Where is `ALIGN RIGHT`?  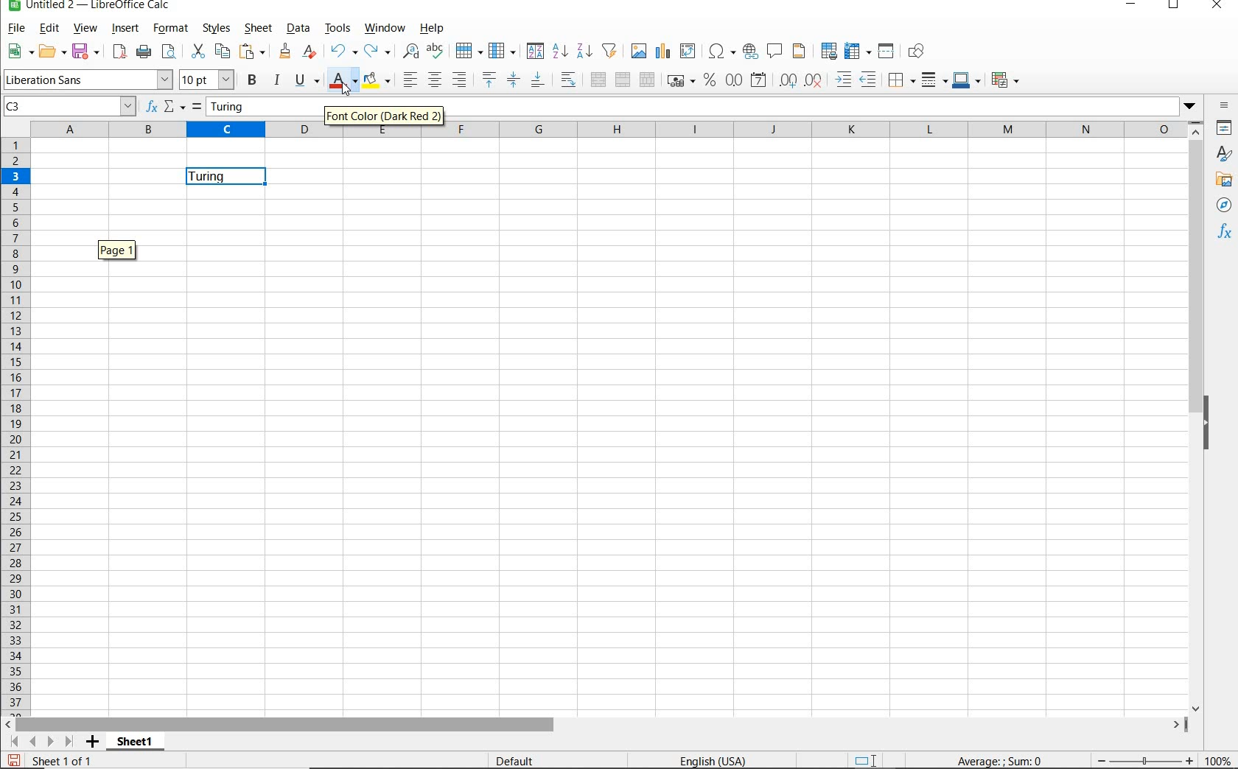 ALIGN RIGHT is located at coordinates (460, 81).